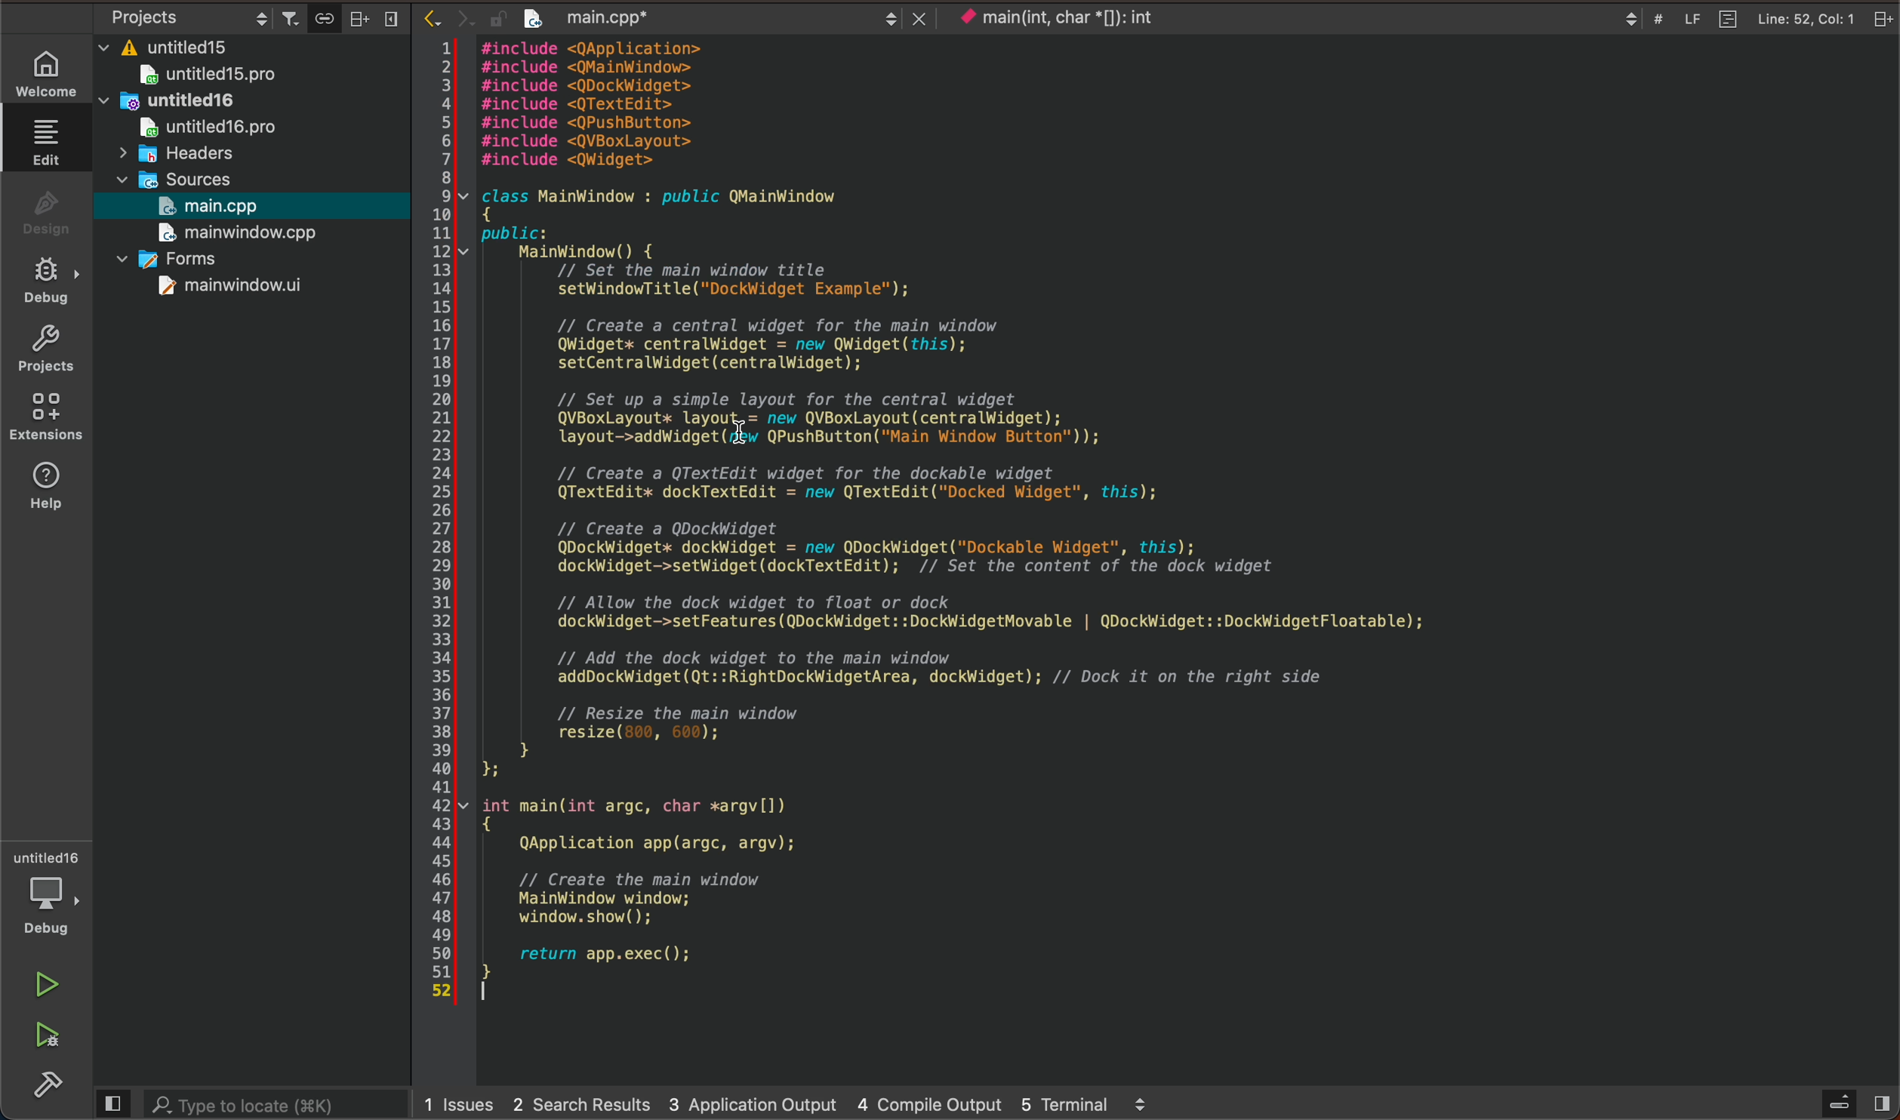  I want to click on edit, so click(38, 138).